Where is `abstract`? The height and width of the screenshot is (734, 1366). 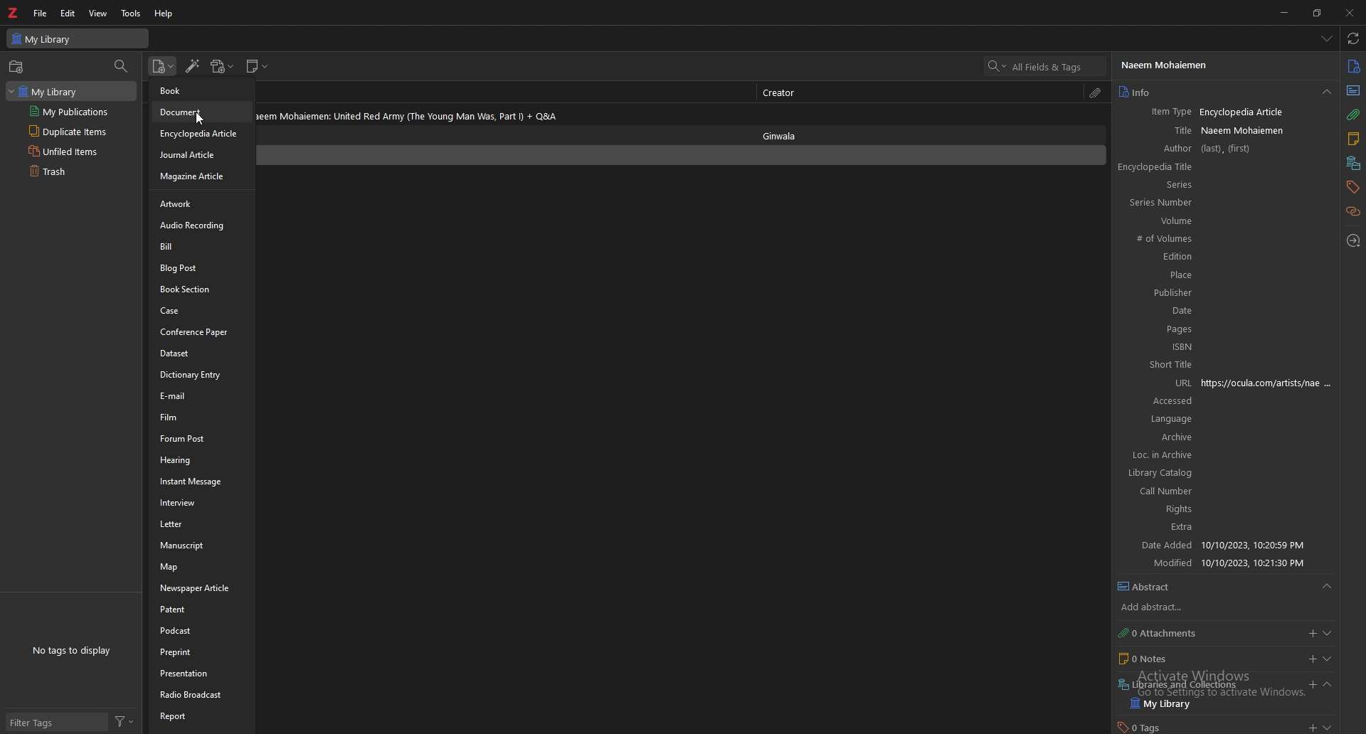 abstract is located at coordinates (1227, 587).